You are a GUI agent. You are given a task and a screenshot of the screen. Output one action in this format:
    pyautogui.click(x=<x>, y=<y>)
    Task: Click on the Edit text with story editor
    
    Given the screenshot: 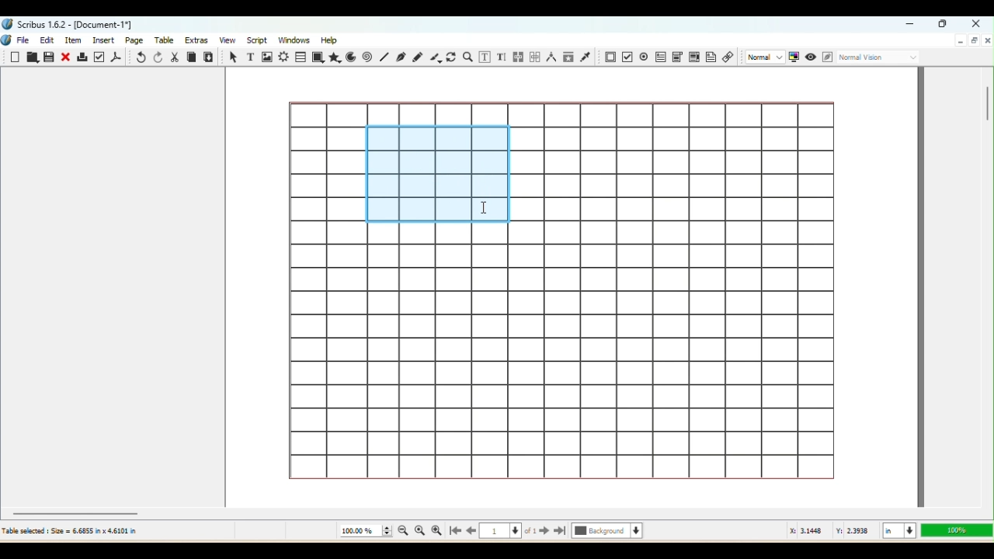 What is the action you would take?
    pyautogui.click(x=502, y=57)
    